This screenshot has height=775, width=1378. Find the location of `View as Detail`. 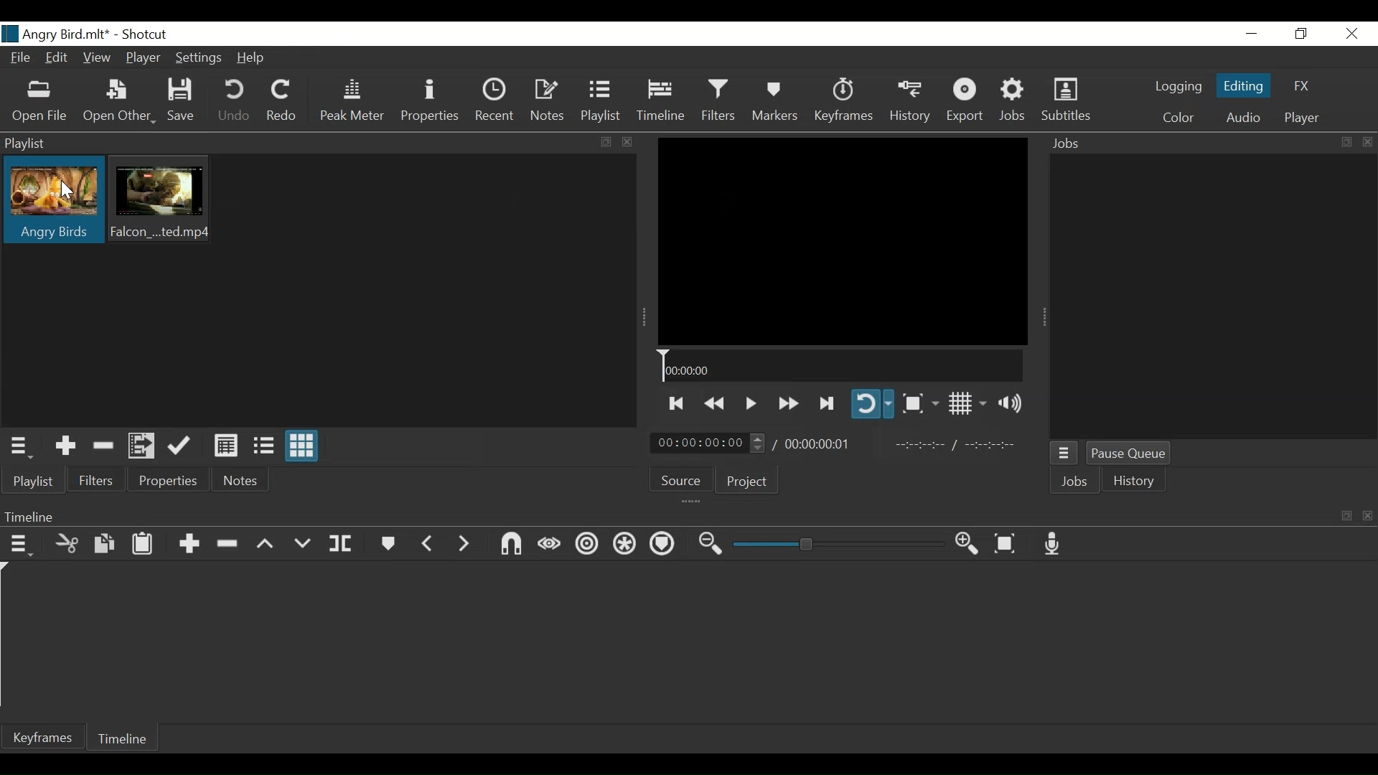

View as Detail is located at coordinates (225, 444).